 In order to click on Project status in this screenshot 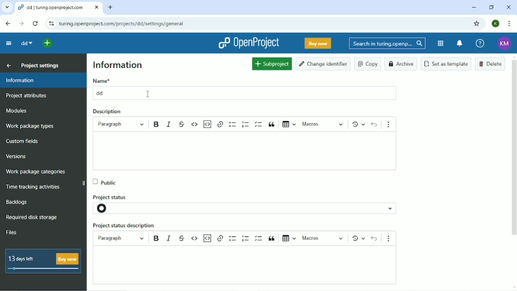, I will do `click(115, 195)`.